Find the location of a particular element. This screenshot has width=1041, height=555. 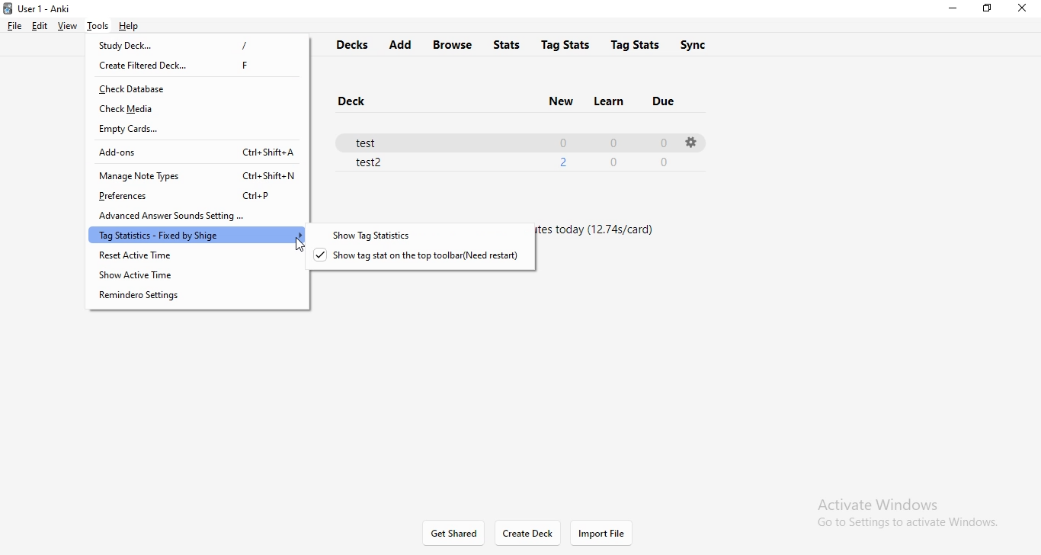

add is located at coordinates (405, 44).